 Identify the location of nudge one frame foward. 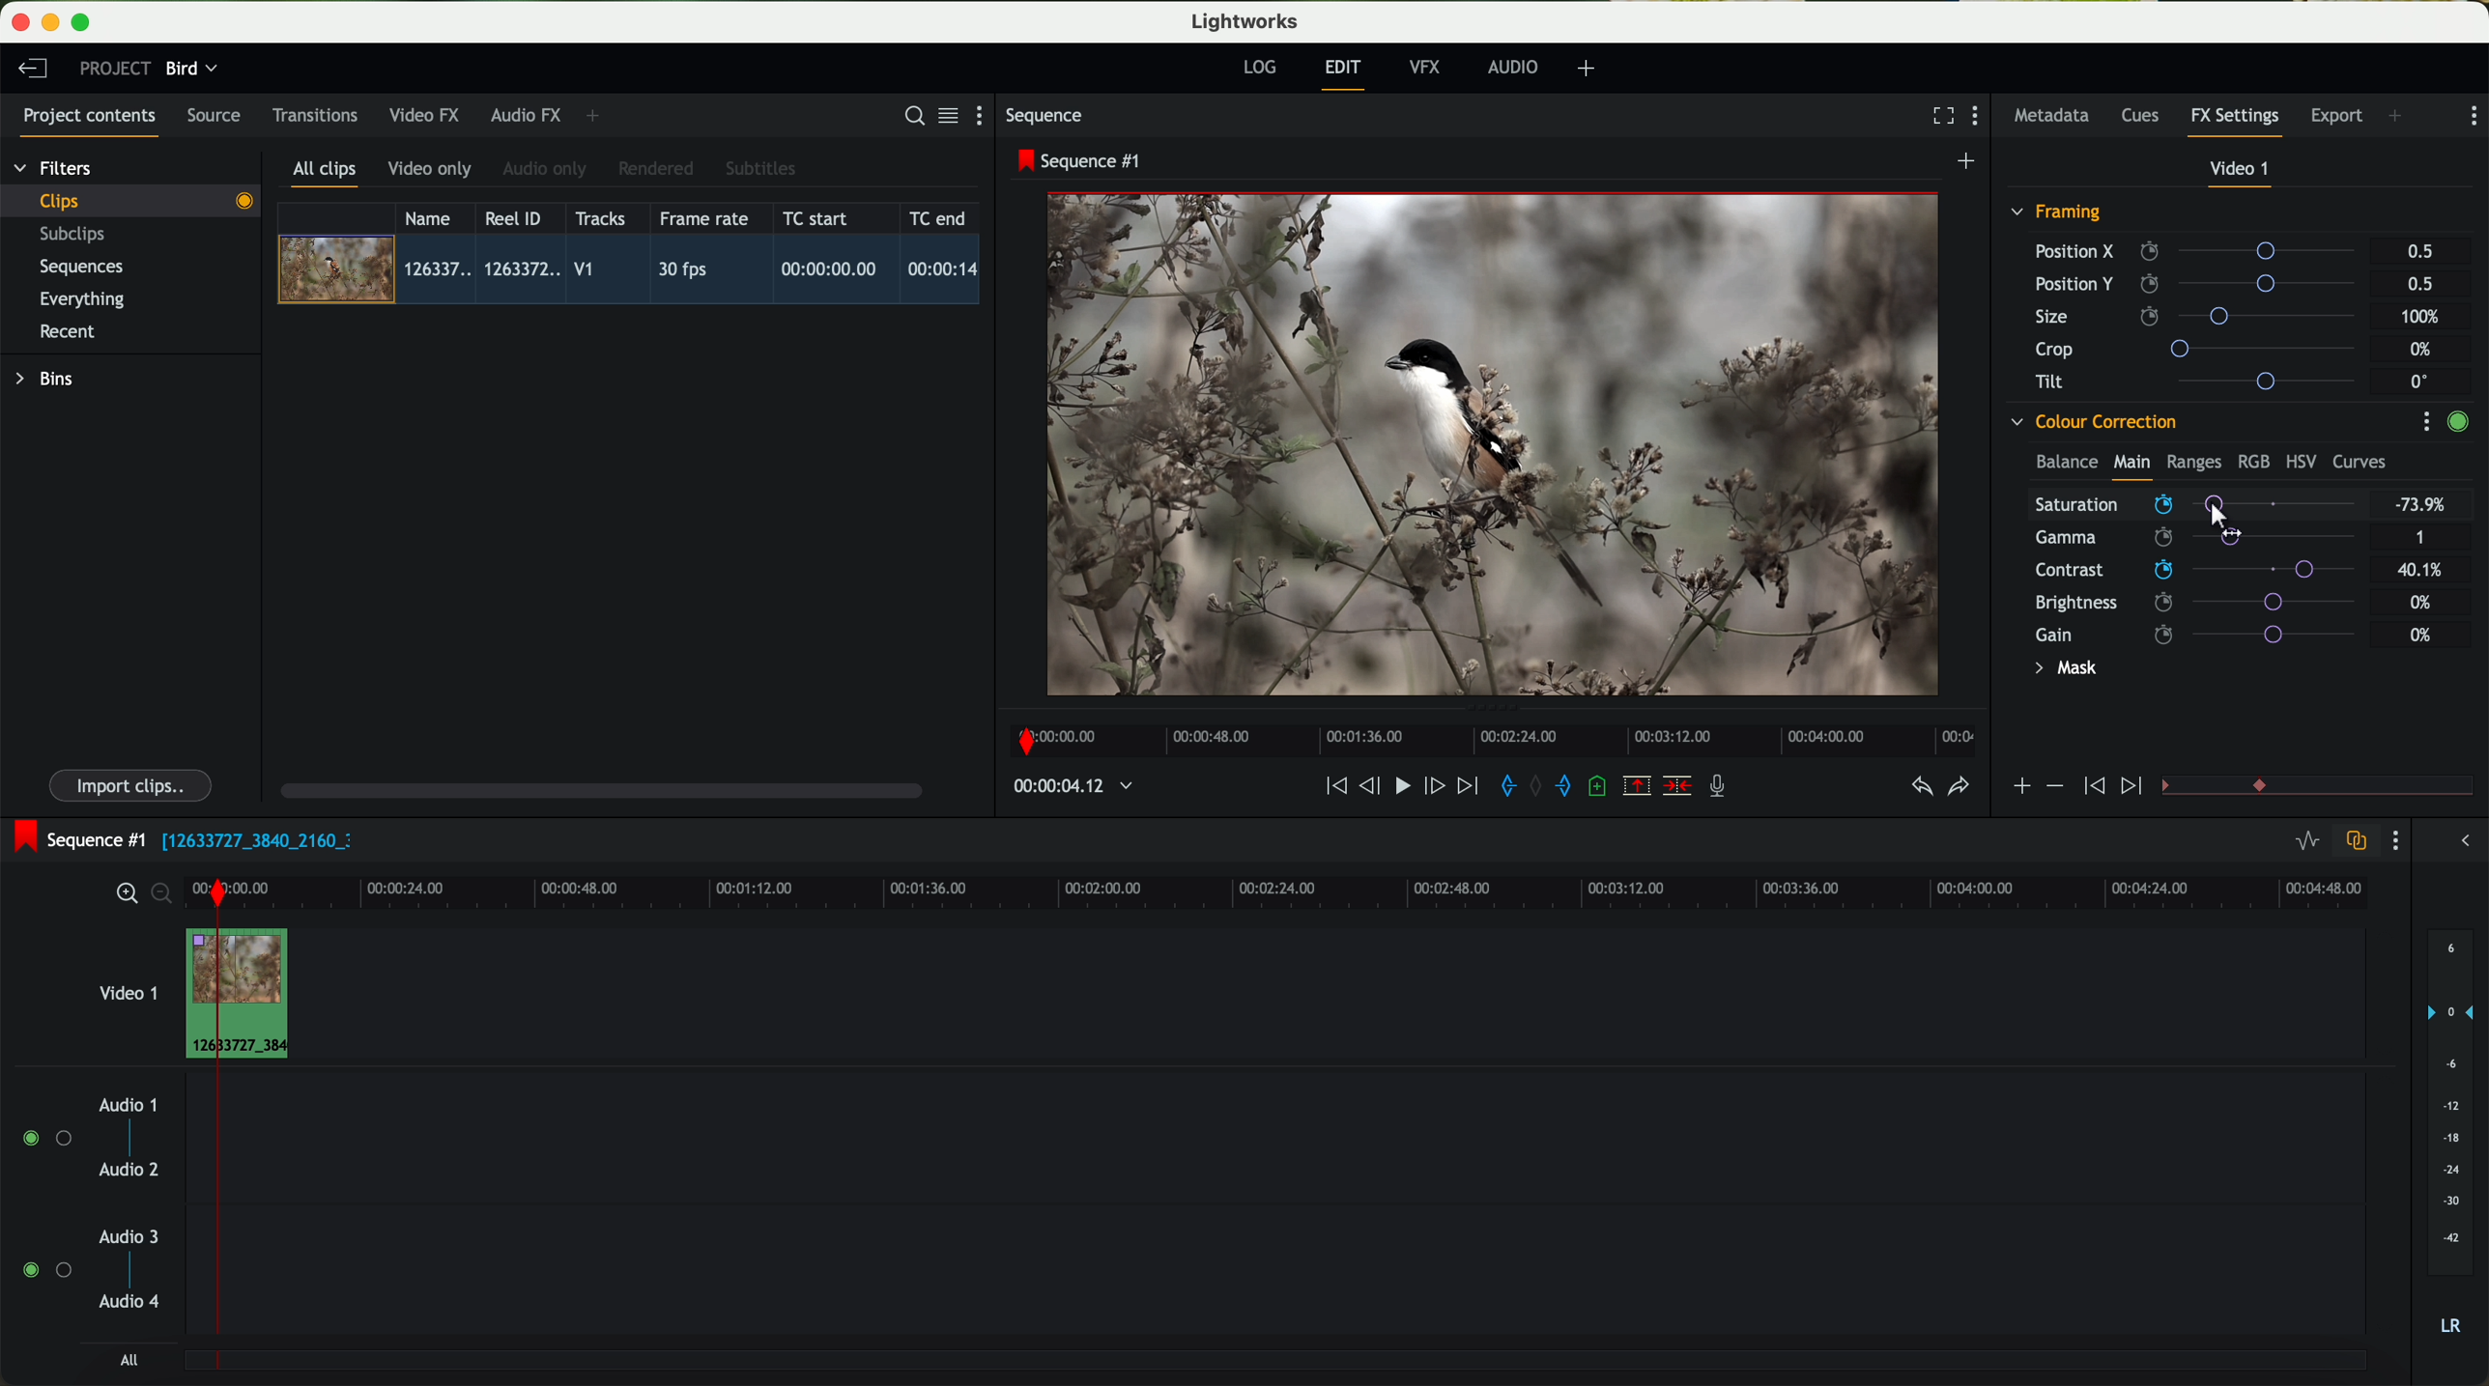
(1437, 787).